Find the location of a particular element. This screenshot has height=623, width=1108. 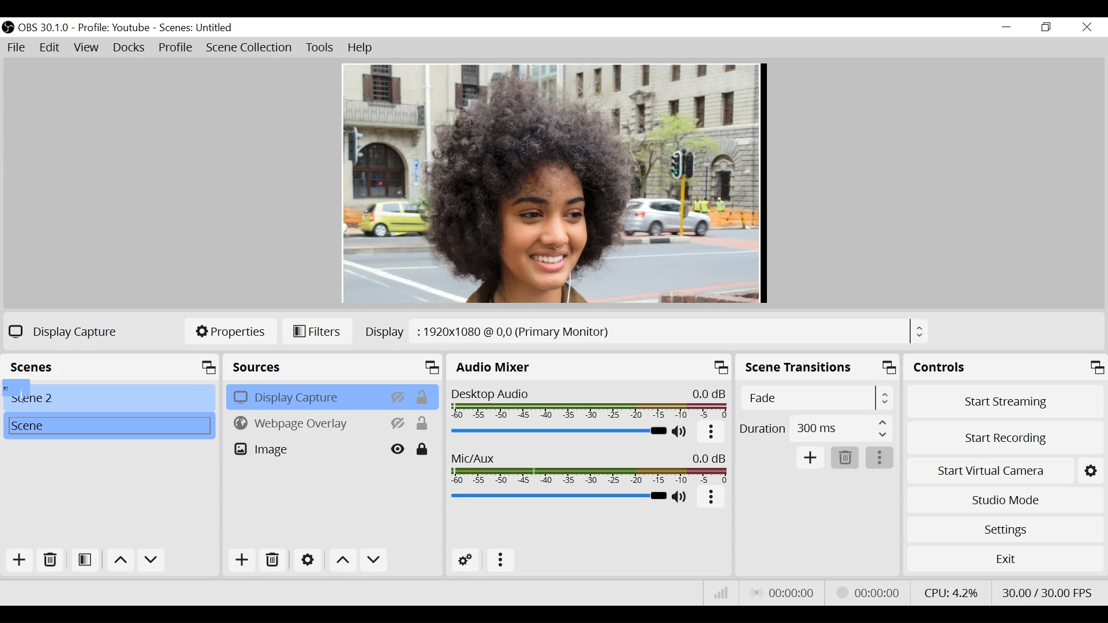

Select Scene Transitions  is located at coordinates (815, 397).